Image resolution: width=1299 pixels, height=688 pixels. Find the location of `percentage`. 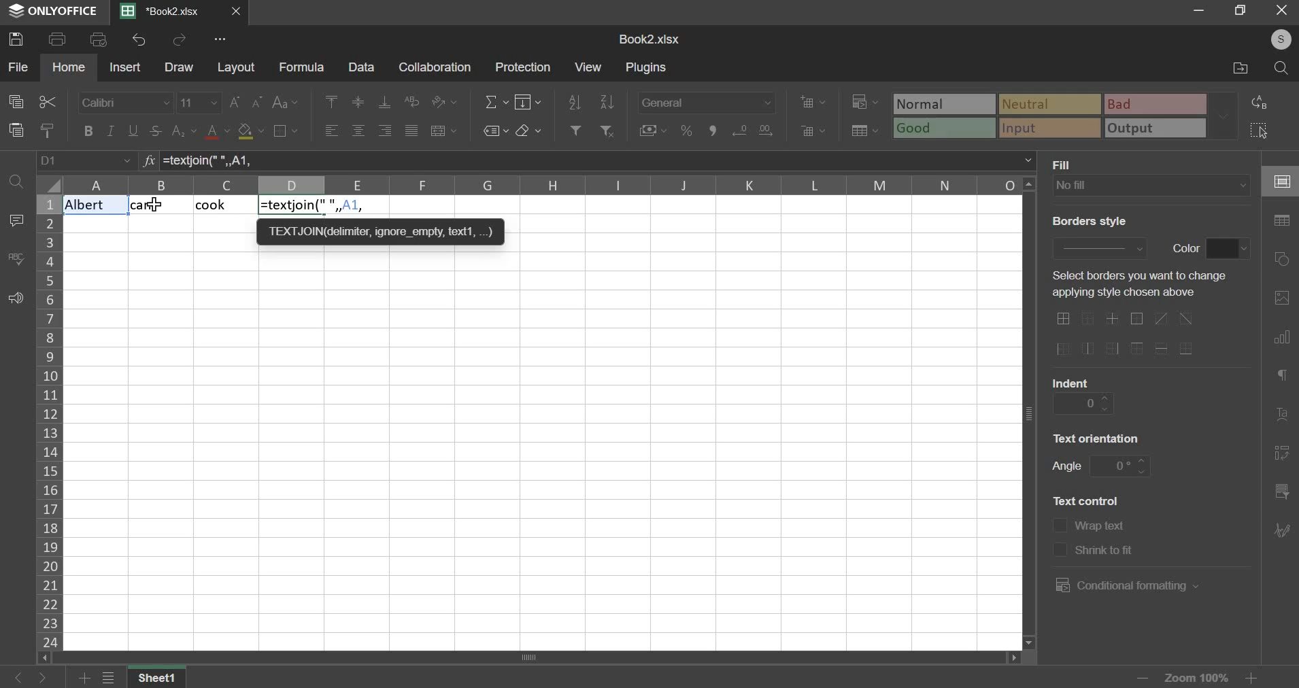

percentage is located at coordinates (686, 131).